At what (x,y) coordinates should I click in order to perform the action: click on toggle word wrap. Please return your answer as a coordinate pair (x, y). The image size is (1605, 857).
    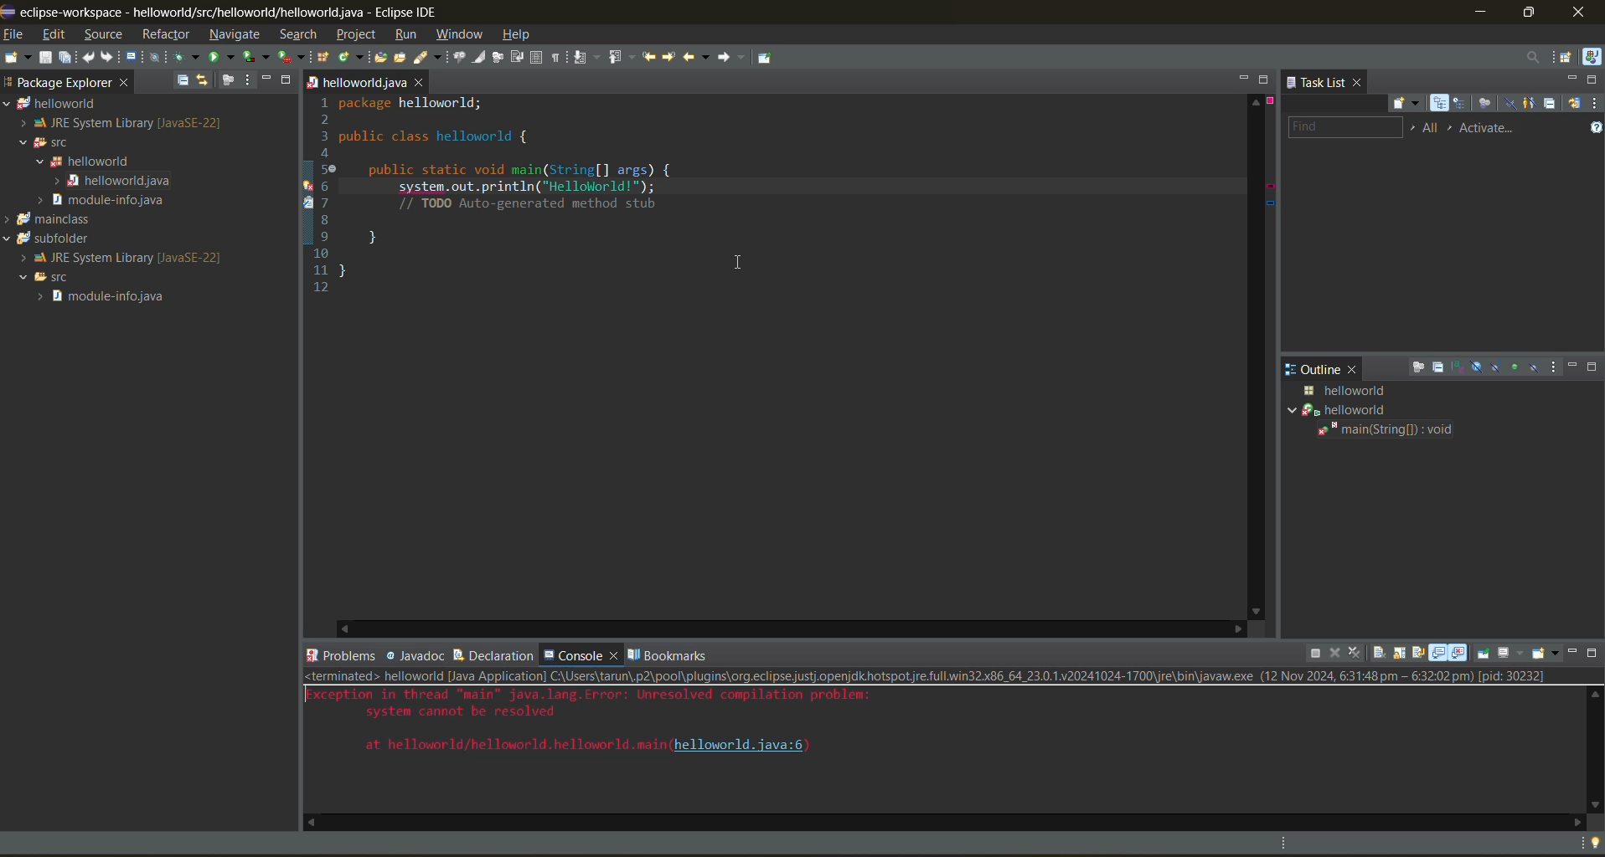
    Looking at the image, I should click on (514, 57).